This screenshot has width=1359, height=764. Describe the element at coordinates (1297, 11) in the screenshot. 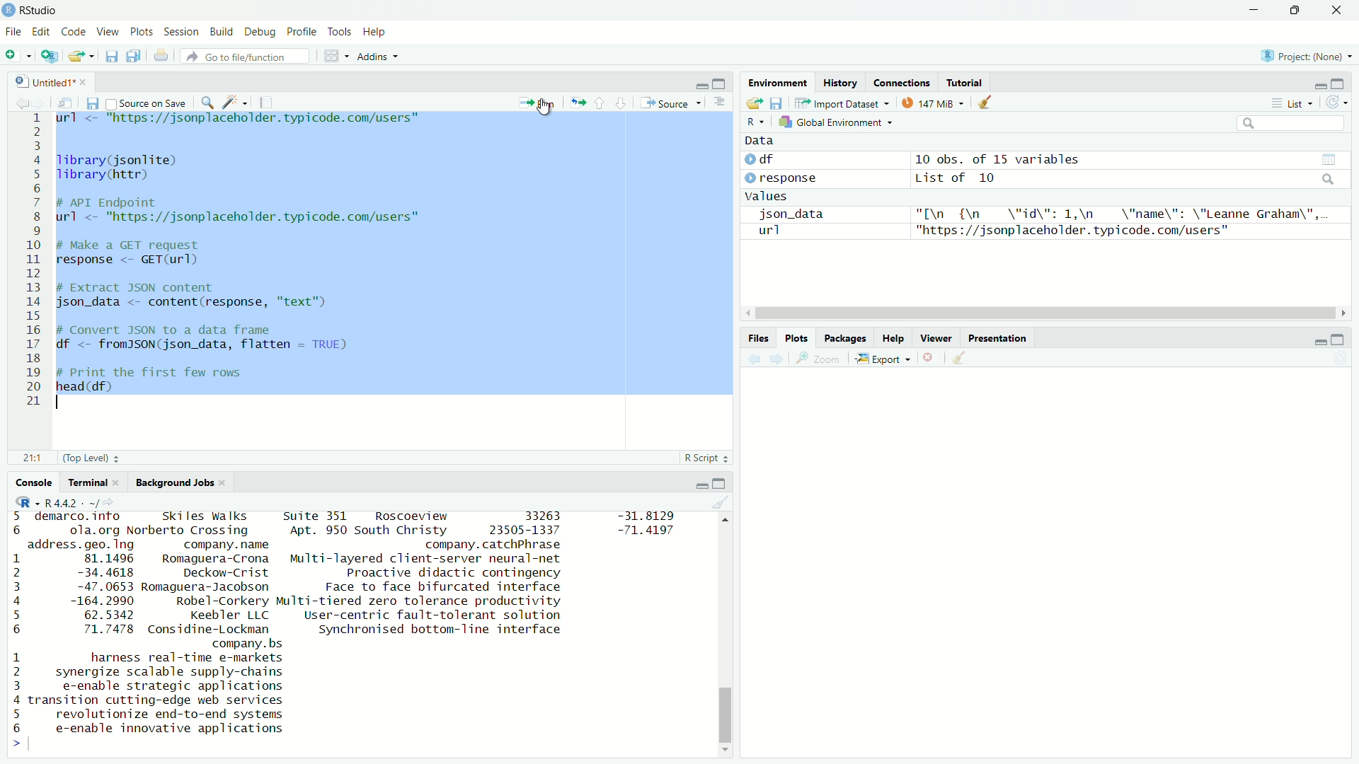

I see `Restore Down` at that location.